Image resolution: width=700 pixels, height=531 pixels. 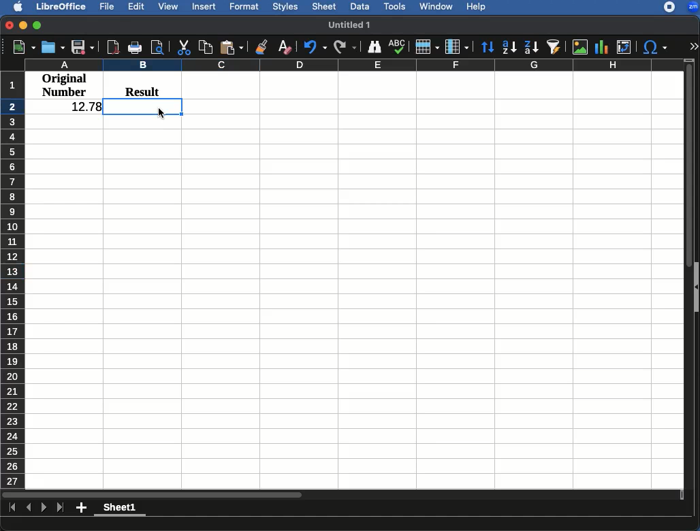 I want to click on Redo, so click(x=345, y=48).